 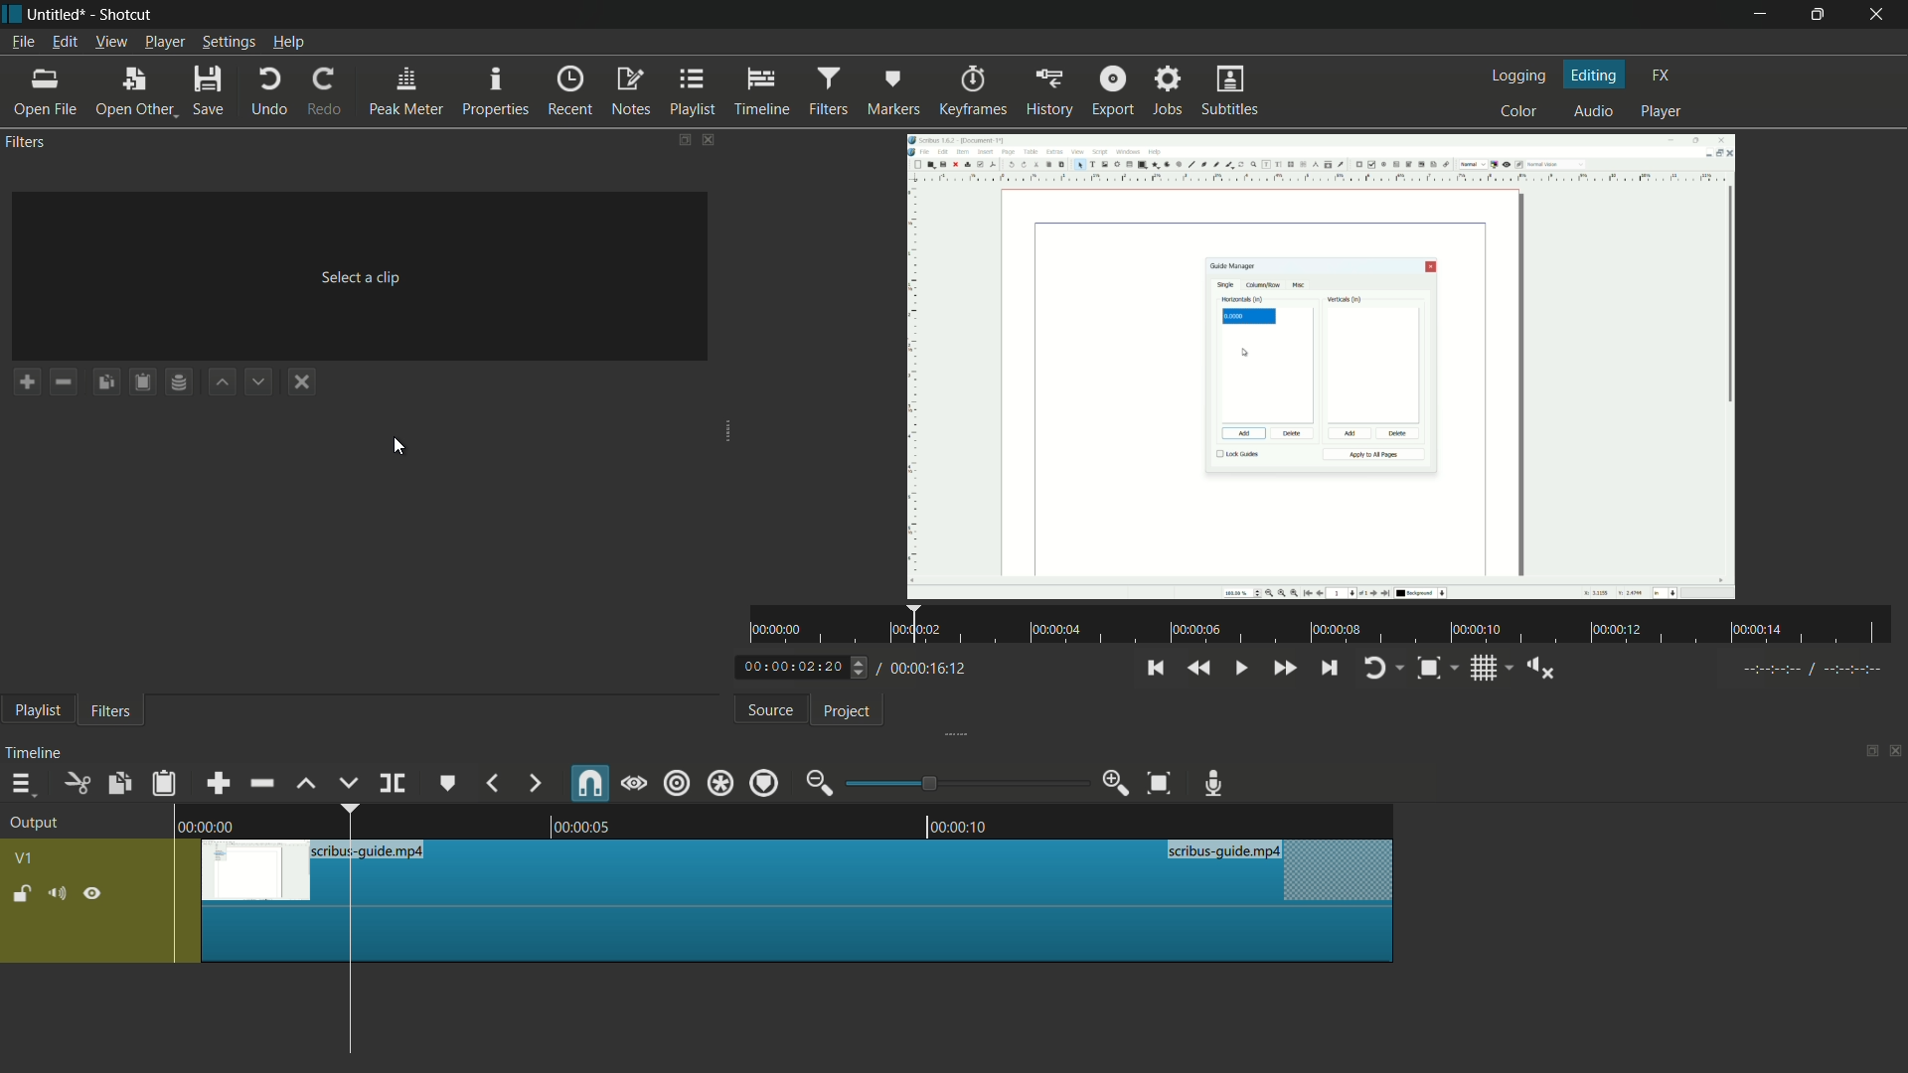 What do you see at coordinates (1516, 76) in the screenshot?
I see `logging` at bounding box center [1516, 76].